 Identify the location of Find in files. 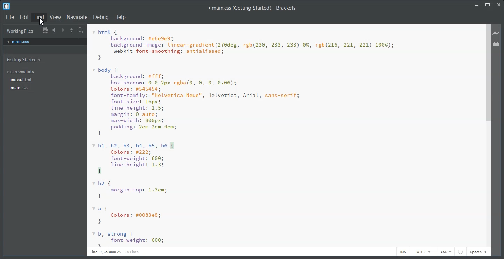
(81, 30).